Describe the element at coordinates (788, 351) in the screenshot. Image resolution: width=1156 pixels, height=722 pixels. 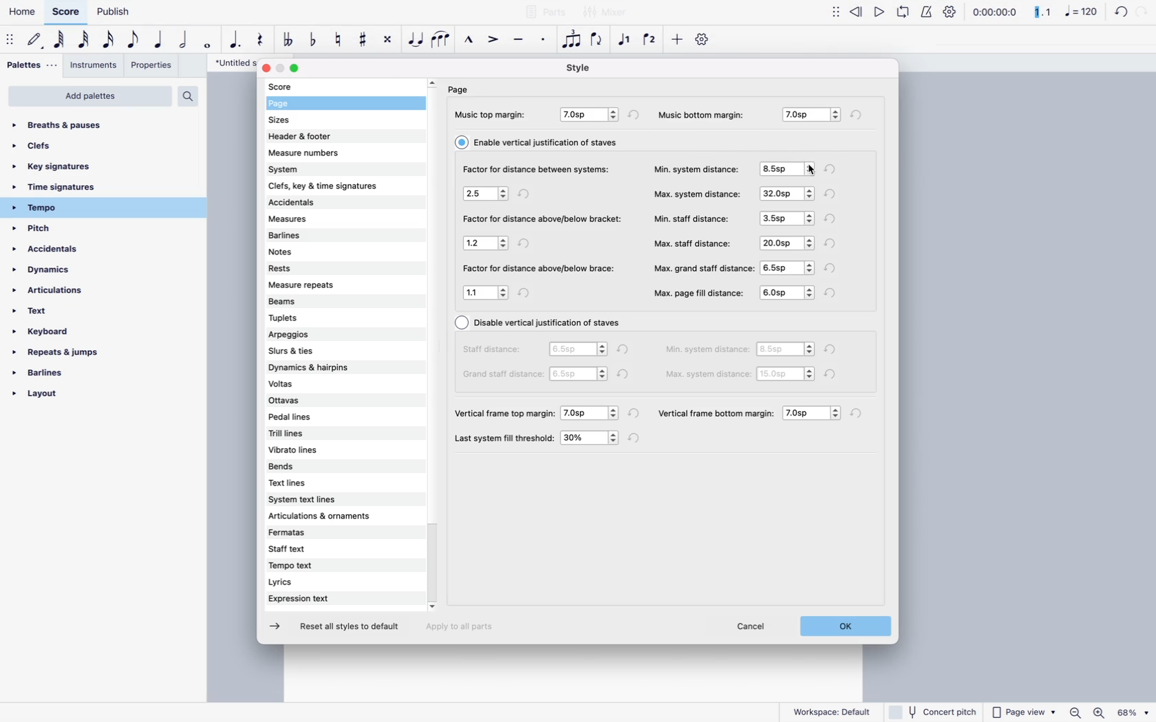
I see `options` at that location.